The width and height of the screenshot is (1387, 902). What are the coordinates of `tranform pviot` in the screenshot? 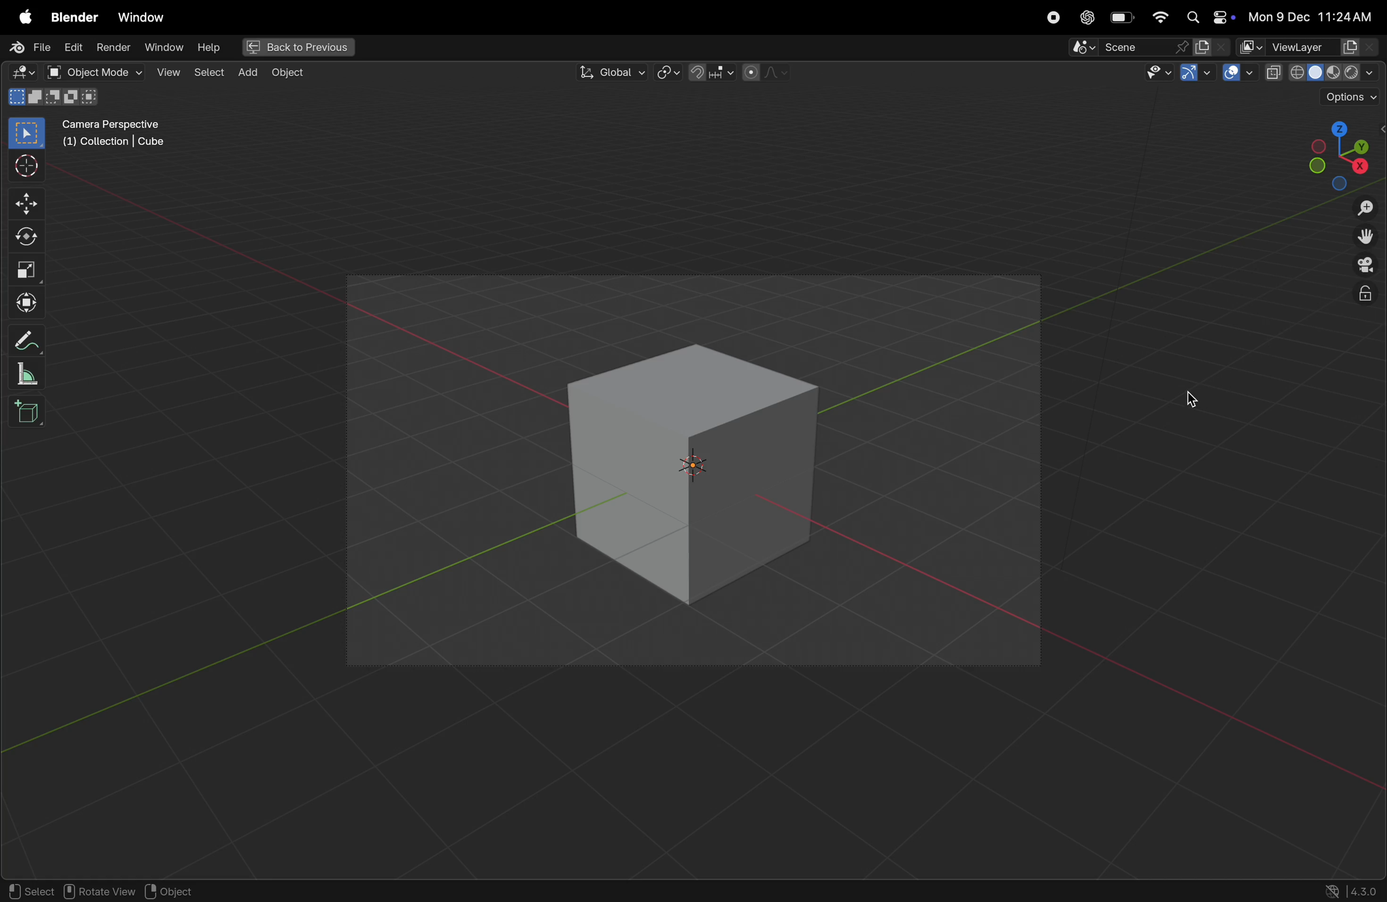 It's located at (670, 73).